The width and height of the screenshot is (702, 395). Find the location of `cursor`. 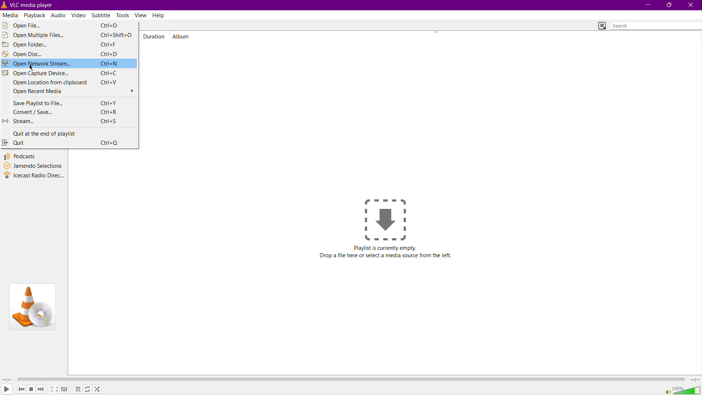

cursor is located at coordinates (33, 68).